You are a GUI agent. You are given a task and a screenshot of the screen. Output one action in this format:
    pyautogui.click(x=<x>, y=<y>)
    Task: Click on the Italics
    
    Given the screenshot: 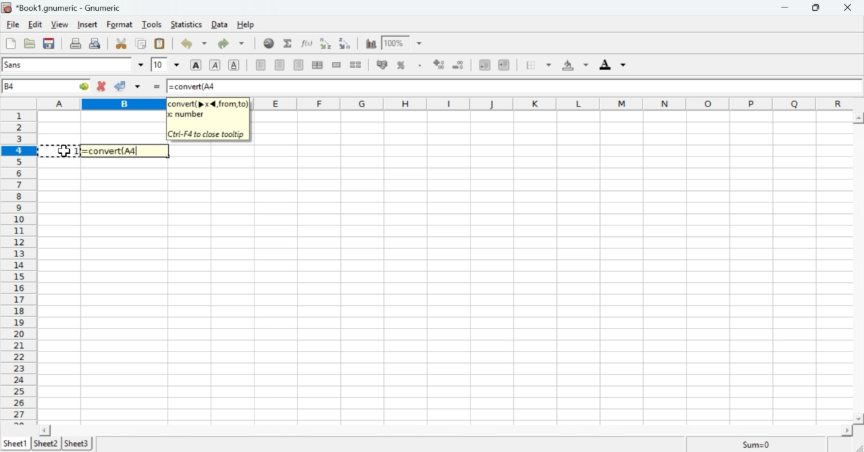 What is the action you would take?
    pyautogui.click(x=216, y=65)
    